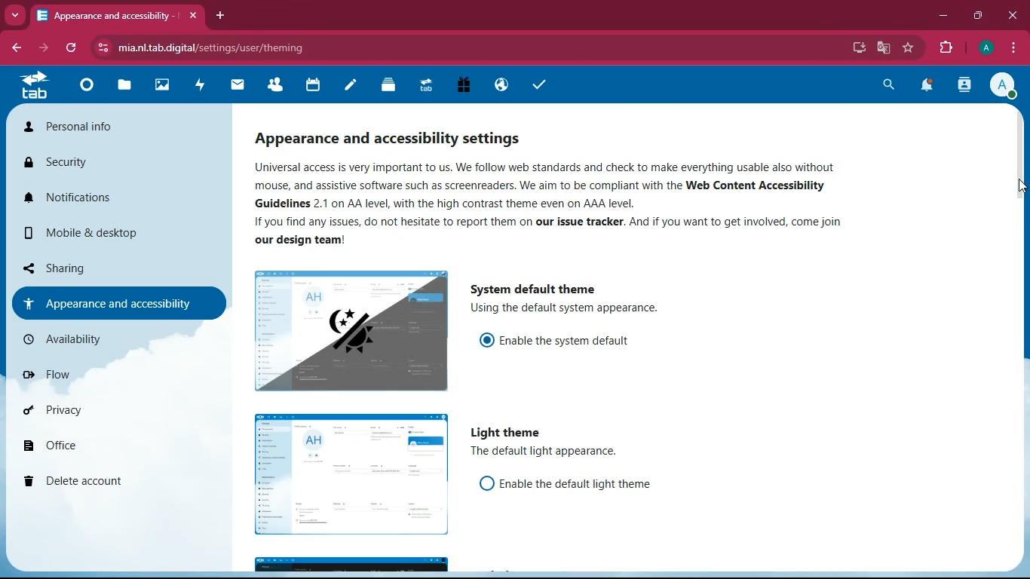 This screenshot has width=1030, height=579. What do you see at coordinates (539, 86) in the screenshot?
I see `tasks` at bounding box center [539, 86].